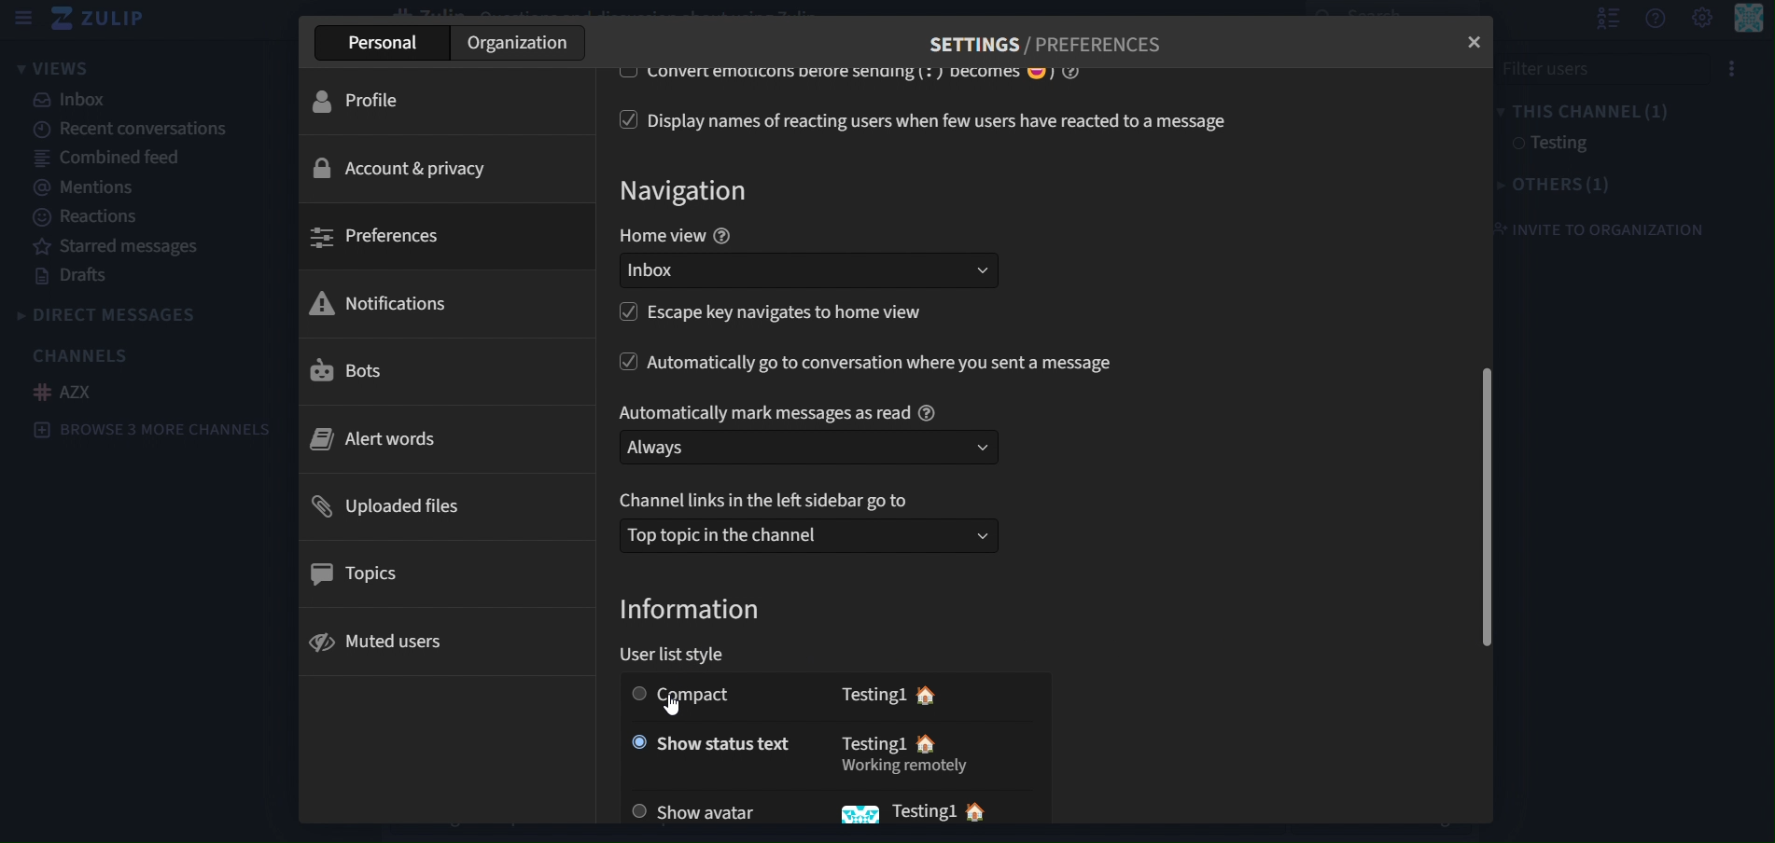  Describe the element at coordinates (1489, 512) in the screenshot. I see `vertical scrollbar` at that location.